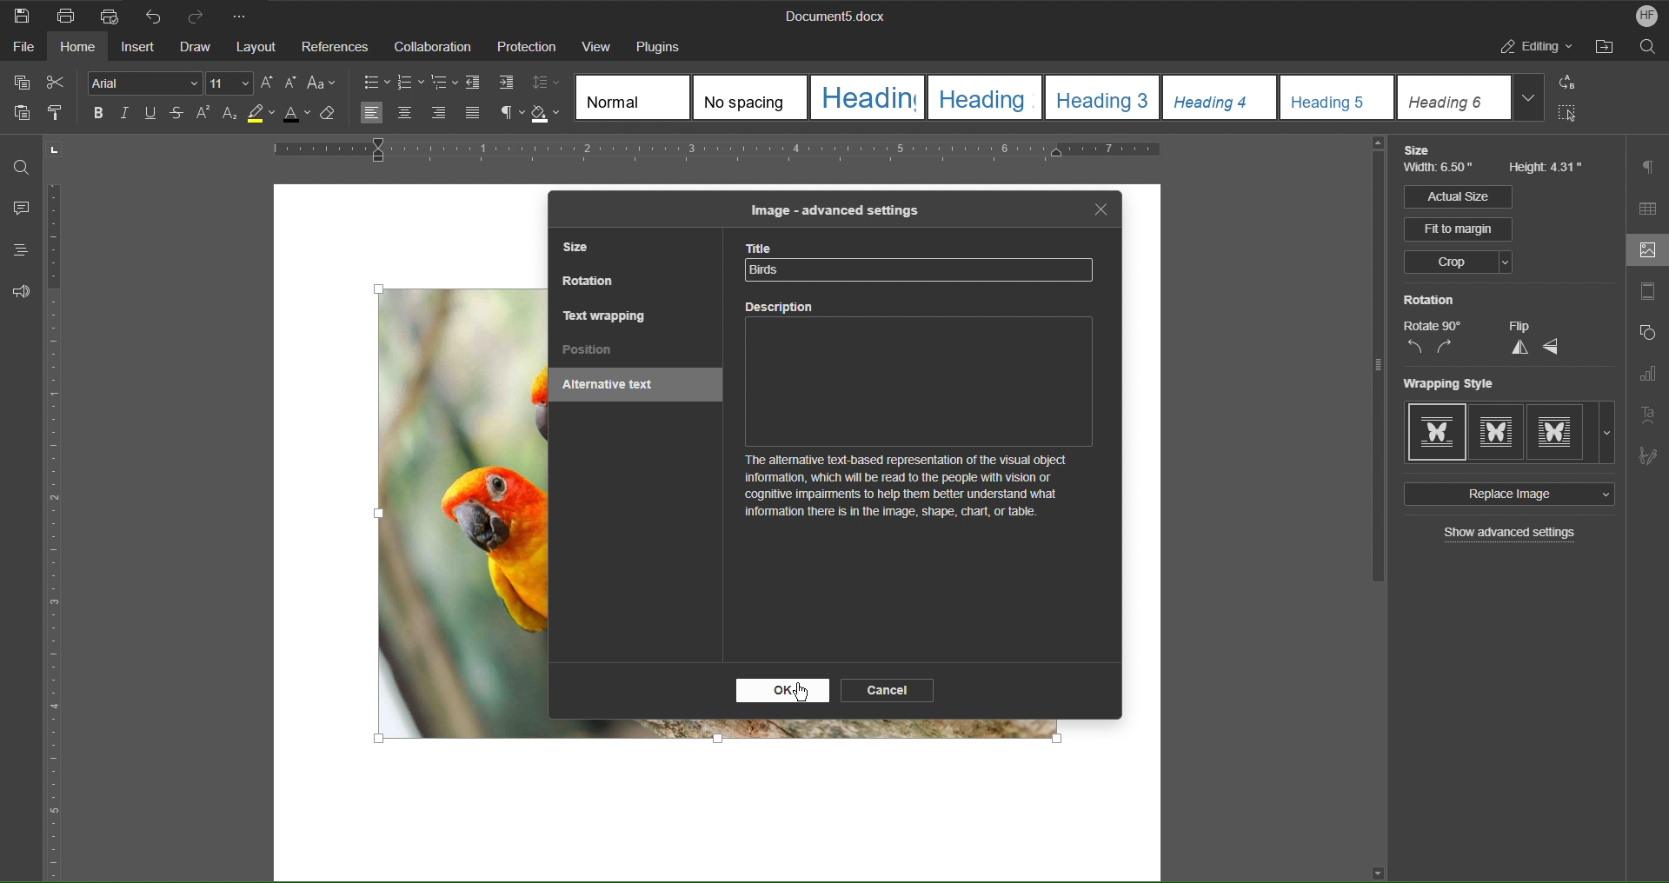 This screenshot has width=1669, height=883. Describe the element at coordinates (202, 15) in the screenshot. I see `Redo` at that location.